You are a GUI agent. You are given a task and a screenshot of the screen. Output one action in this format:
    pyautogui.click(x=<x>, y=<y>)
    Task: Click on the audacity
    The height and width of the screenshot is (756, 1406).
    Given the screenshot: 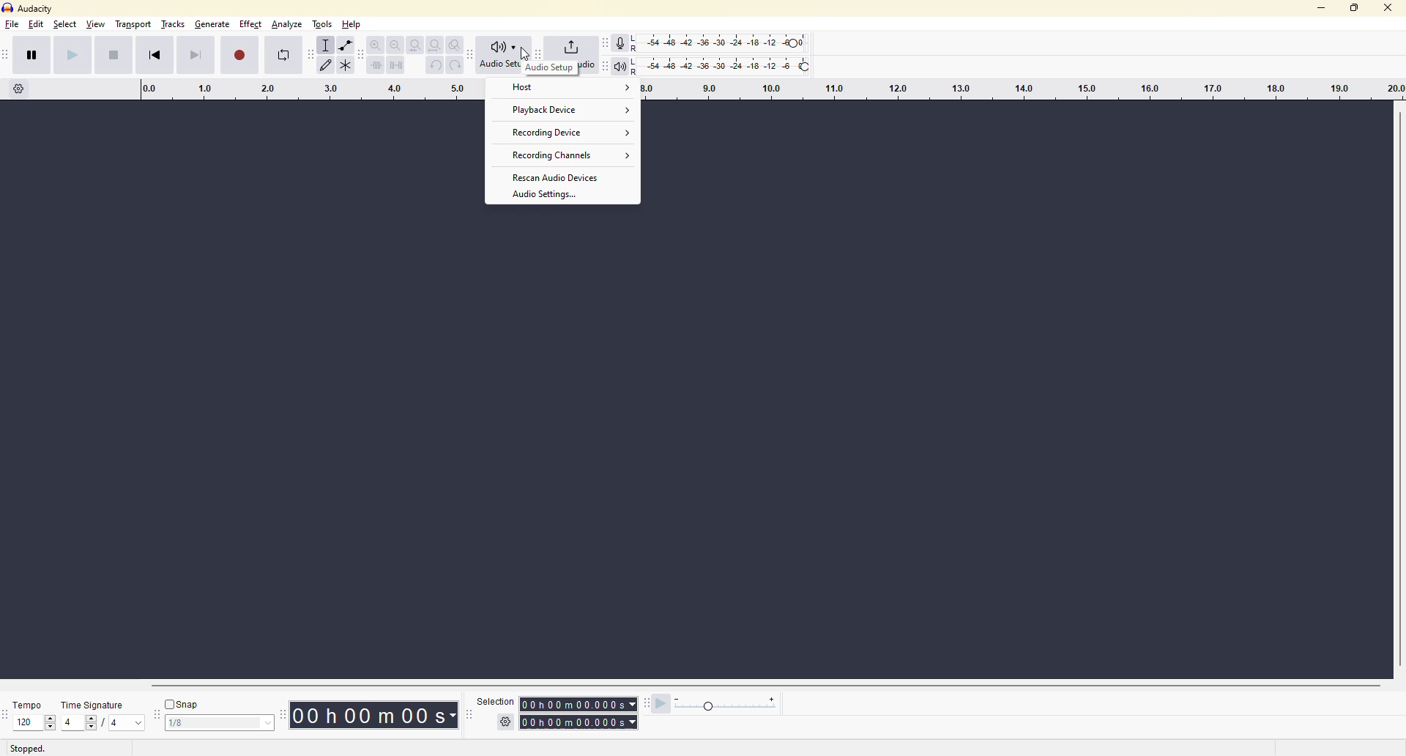 What is the action you would take?
    pyautogui.click(x=31, y=7)
    